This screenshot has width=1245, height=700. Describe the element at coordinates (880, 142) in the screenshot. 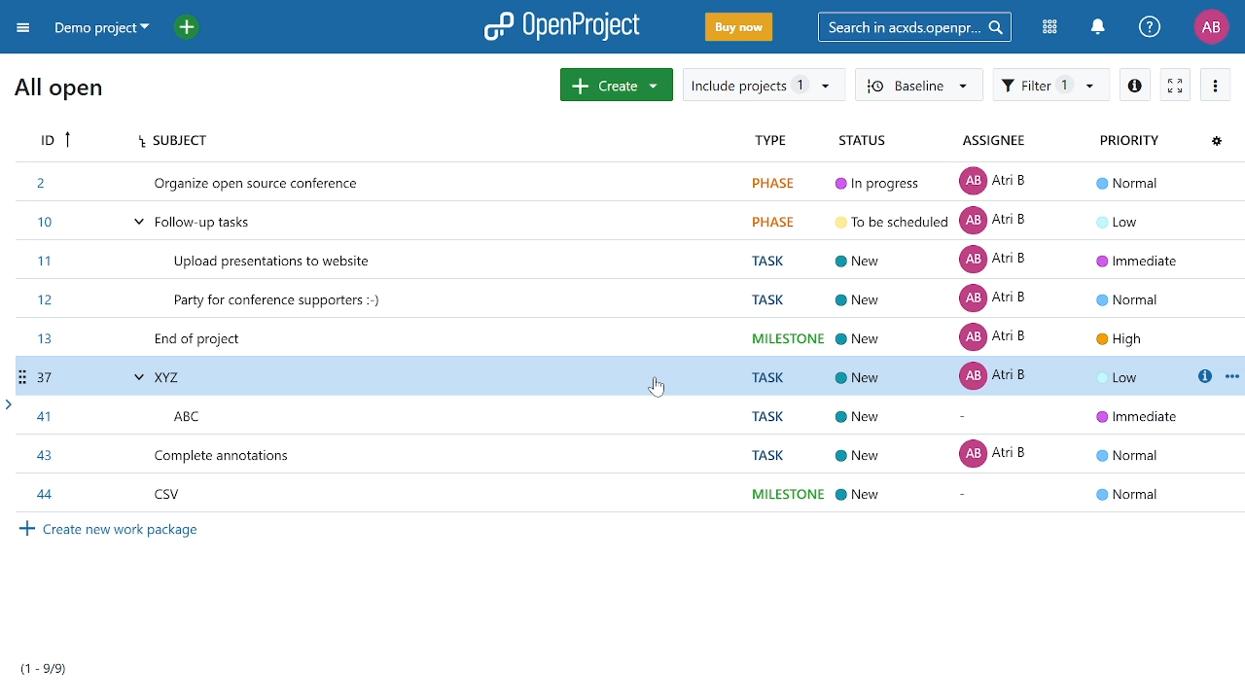

I see `Status` at that location.